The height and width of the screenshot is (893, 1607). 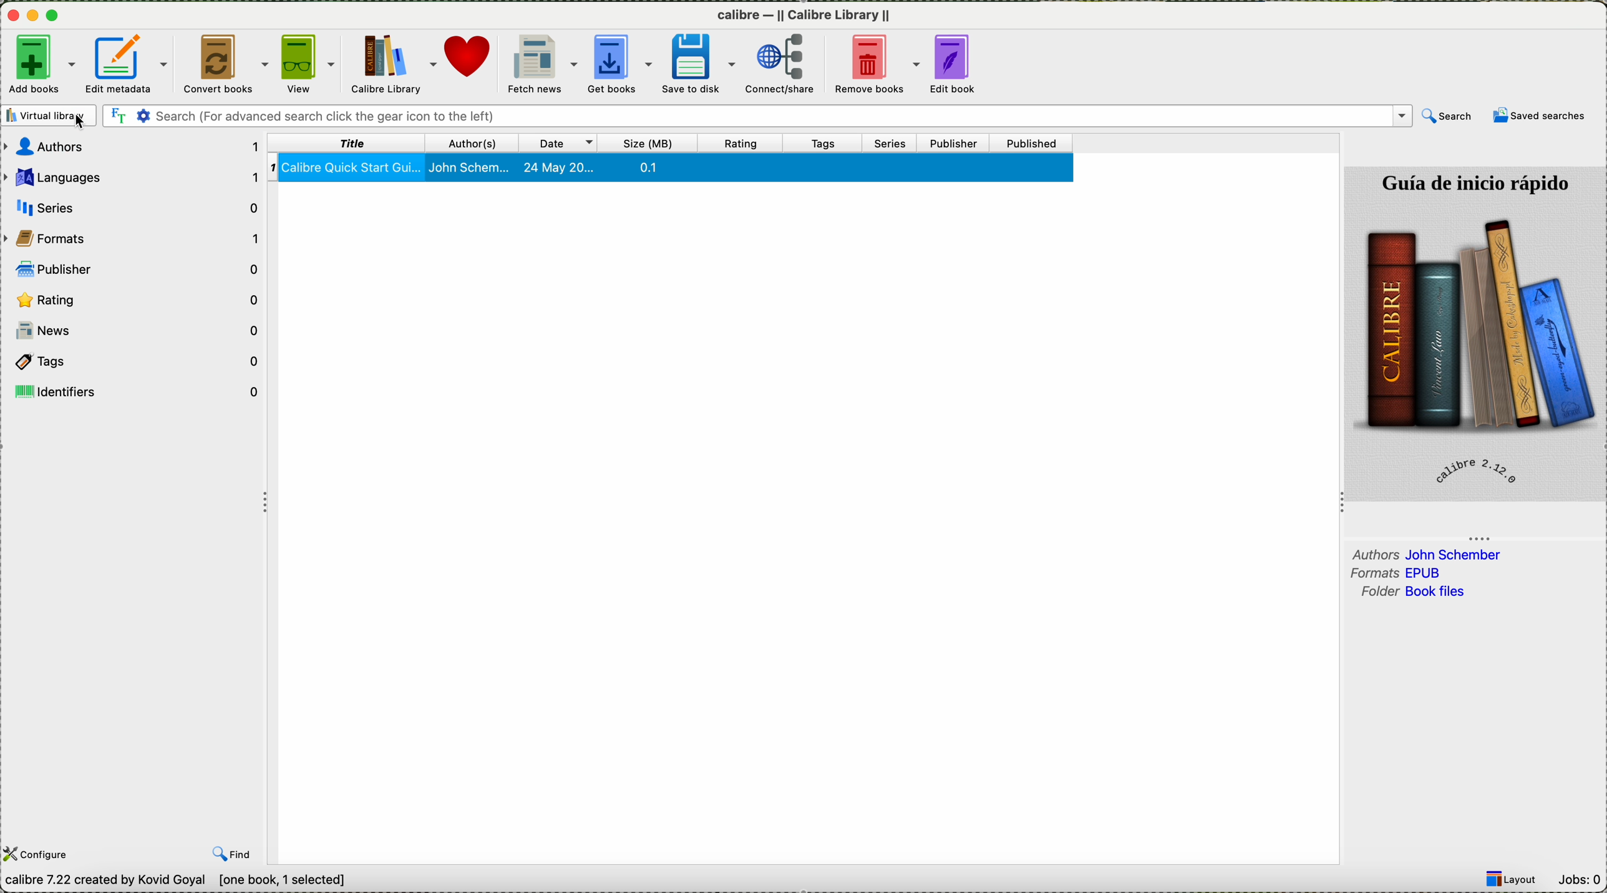 What do you see at coordinates (88, 124) in the screenshot?
I see `cursor` at bounding box center [88, 124].